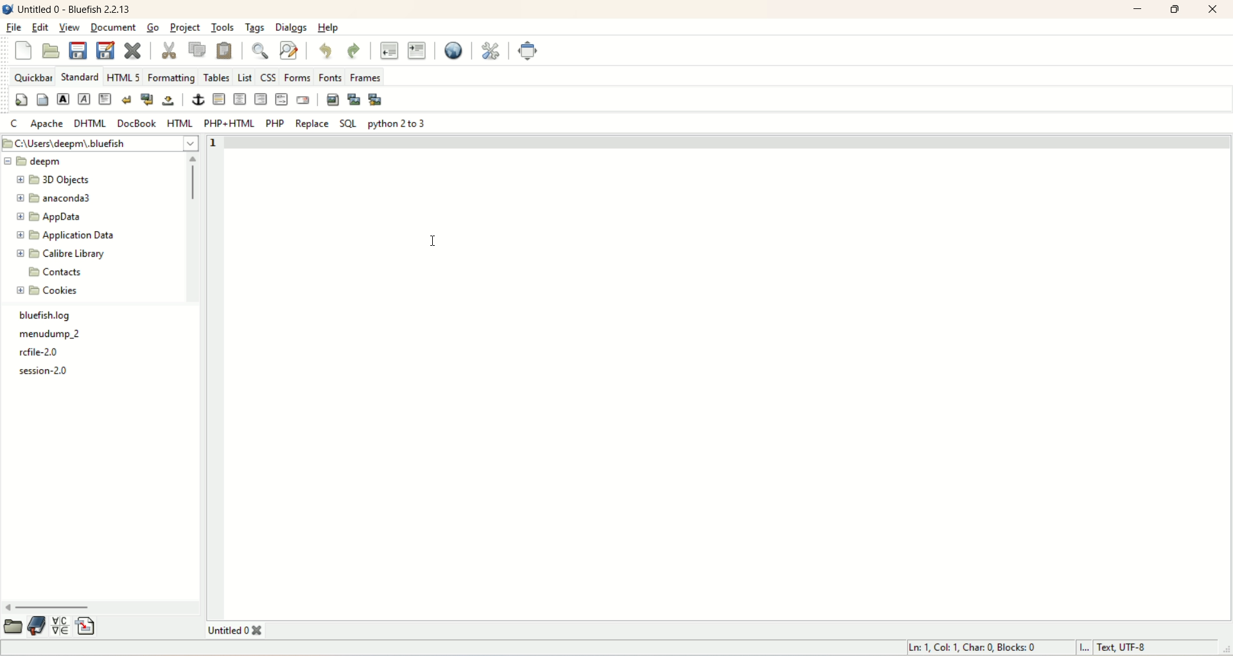  What do you see at coordinates (1085, 648) in the screenshot?
I see `I` at bounding box center [1085, 648].